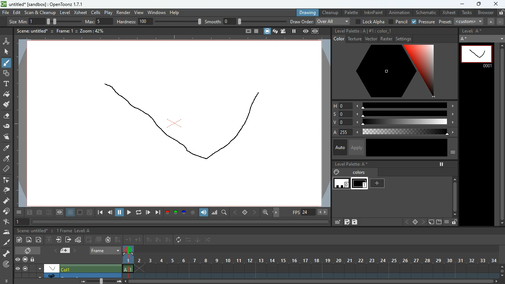  Describe the element at coordinates (90, 213) in the screenshot. I see `size` at that location.